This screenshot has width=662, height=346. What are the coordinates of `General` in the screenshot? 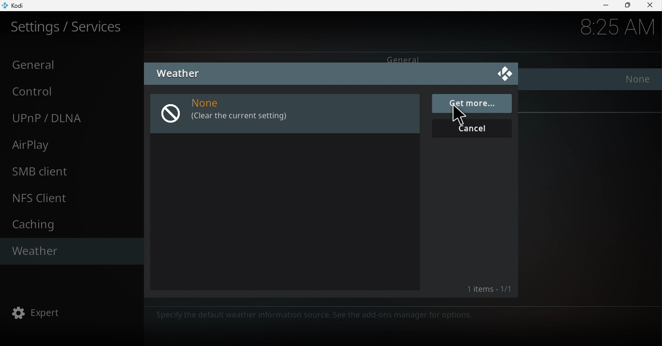 It's located at (71, 63).